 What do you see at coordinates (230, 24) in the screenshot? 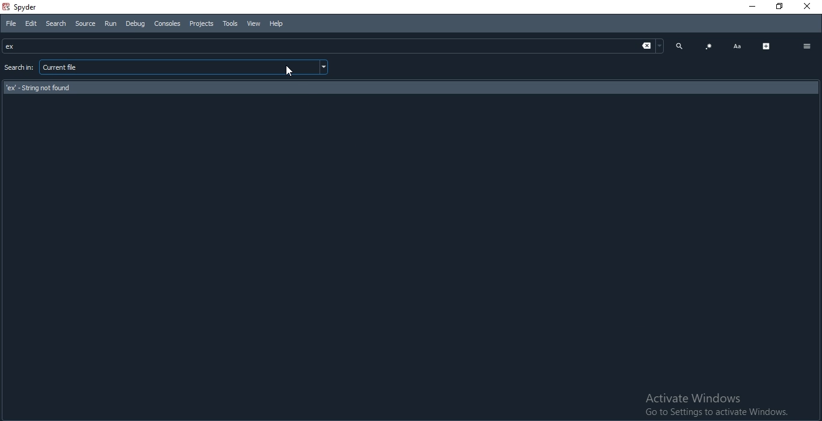
I see `Tools` at bounding box center [230, 24].